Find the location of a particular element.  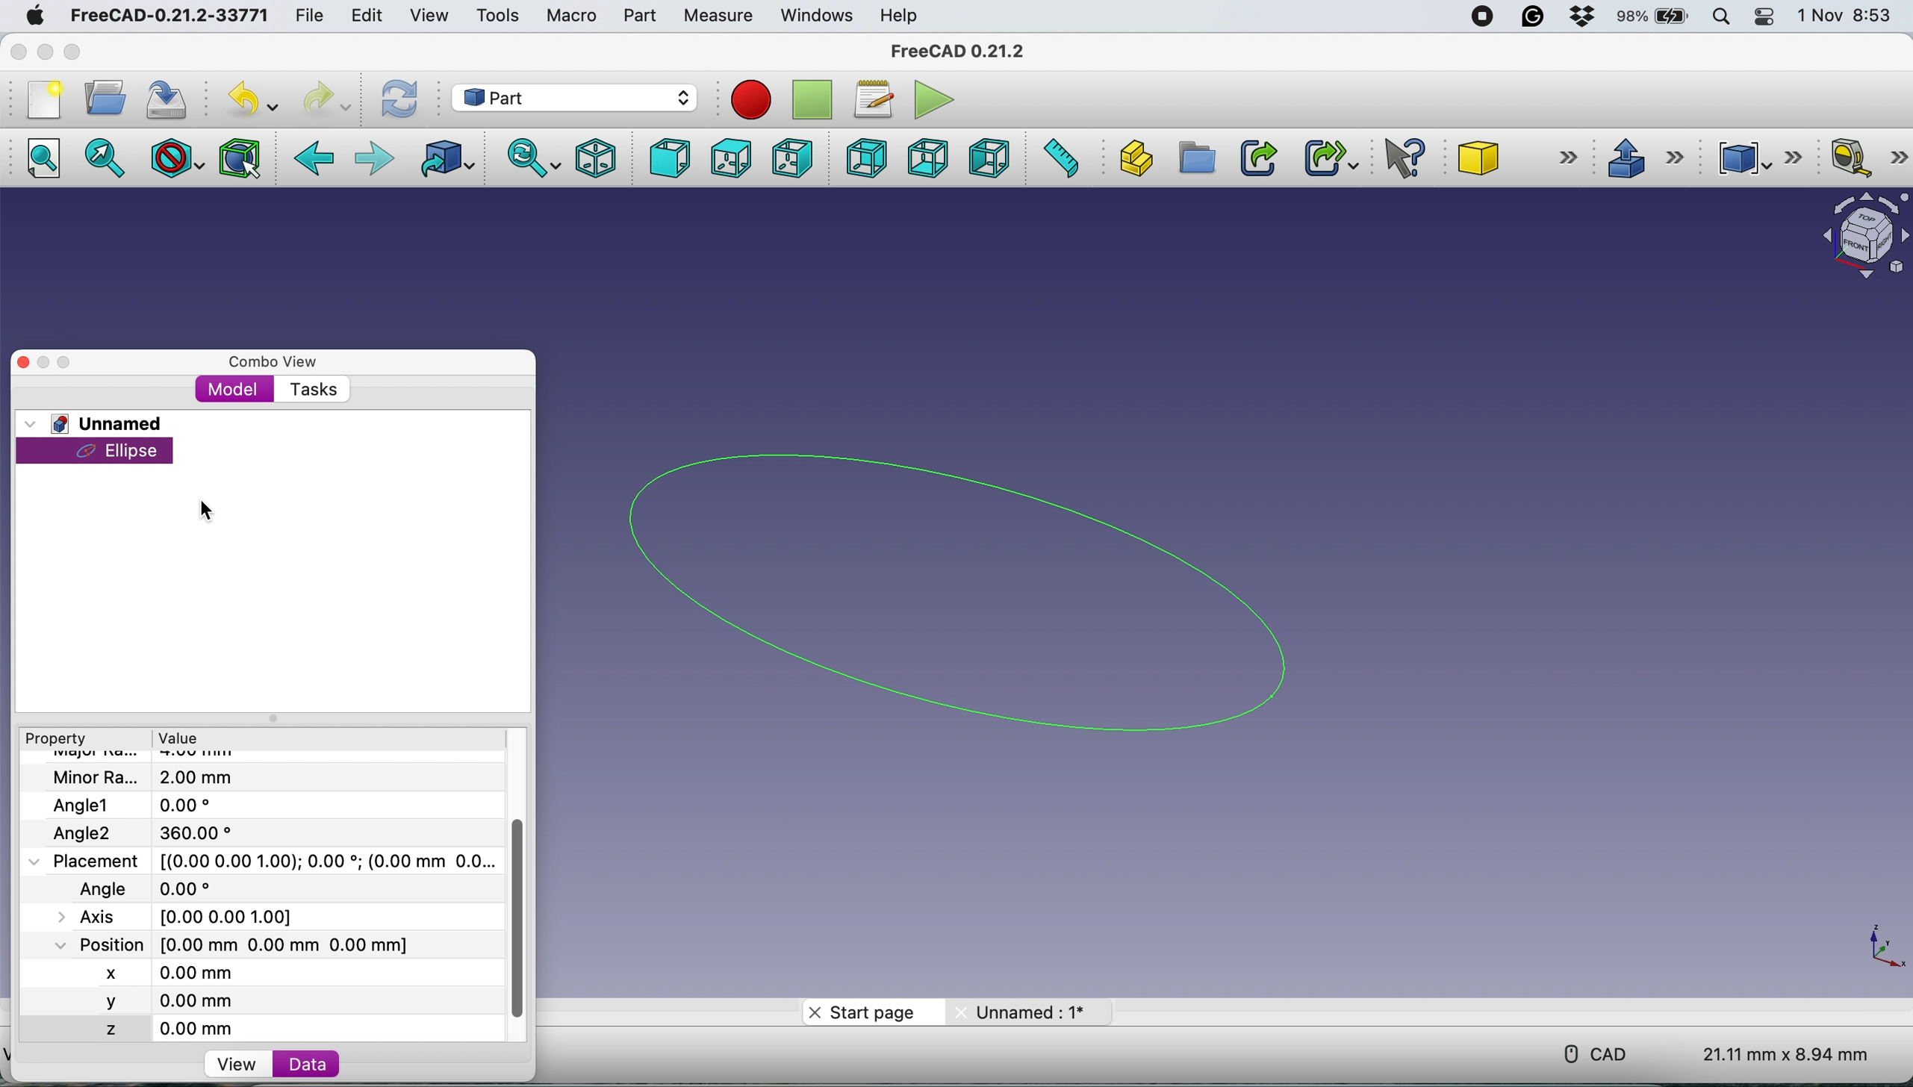

workbench is located at coordinates (574, 99).